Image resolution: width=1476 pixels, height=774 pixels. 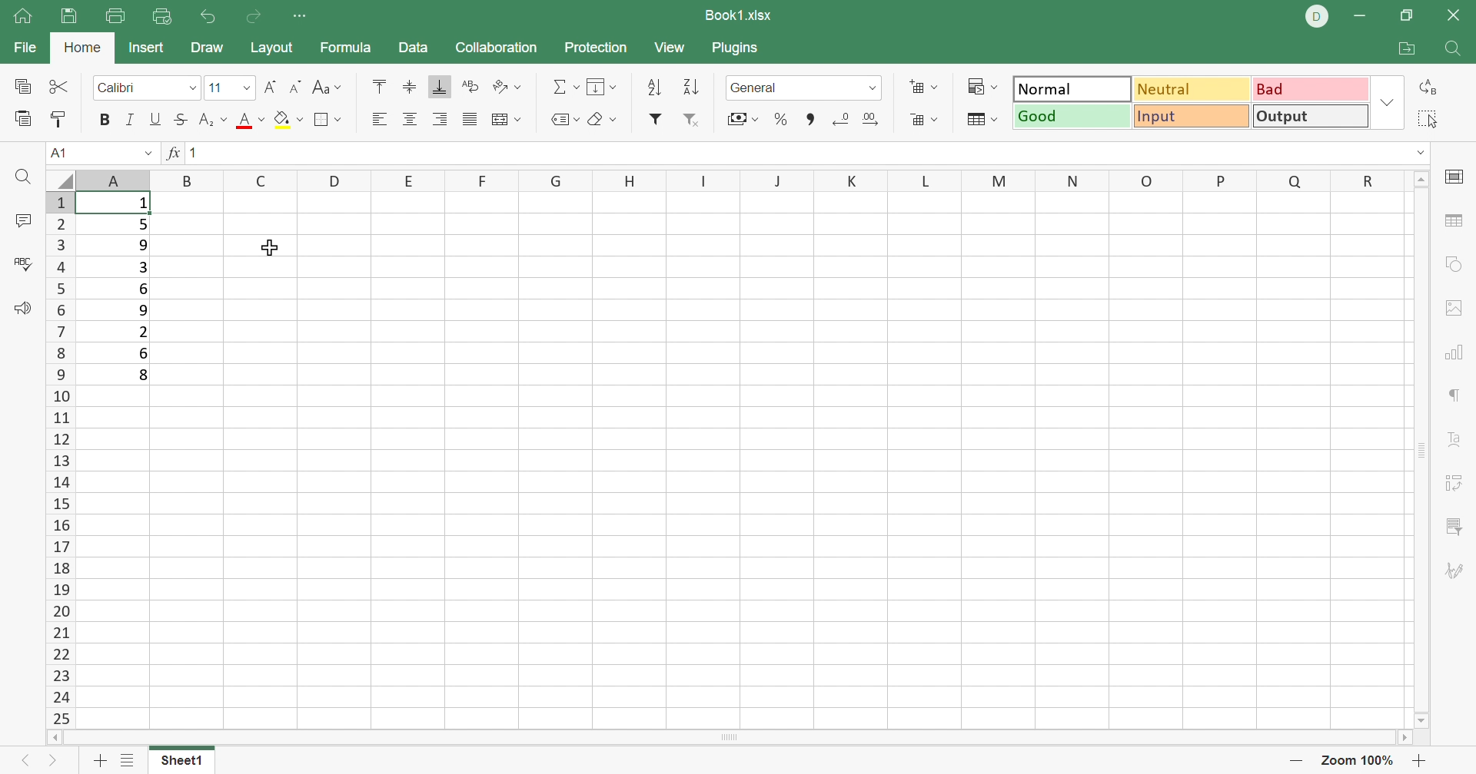 I want to click on Feedback & Support, so click(x=22, y=309).